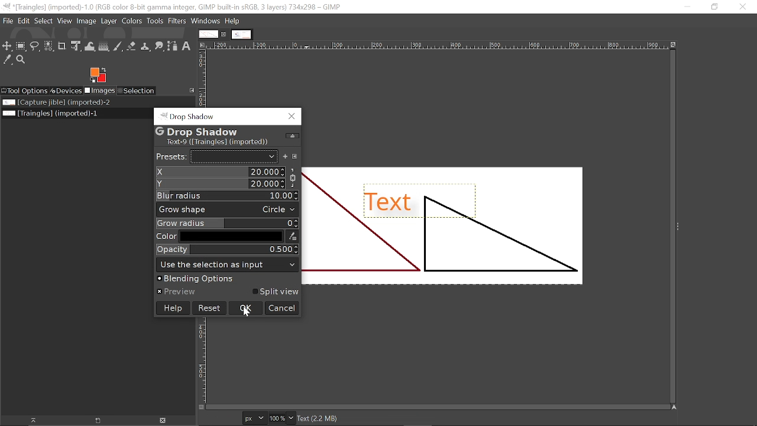 This screenshot has width=757, height=426. Describe the element at coordinates (742, 8) in the screenshot. I see `Close` at that location.